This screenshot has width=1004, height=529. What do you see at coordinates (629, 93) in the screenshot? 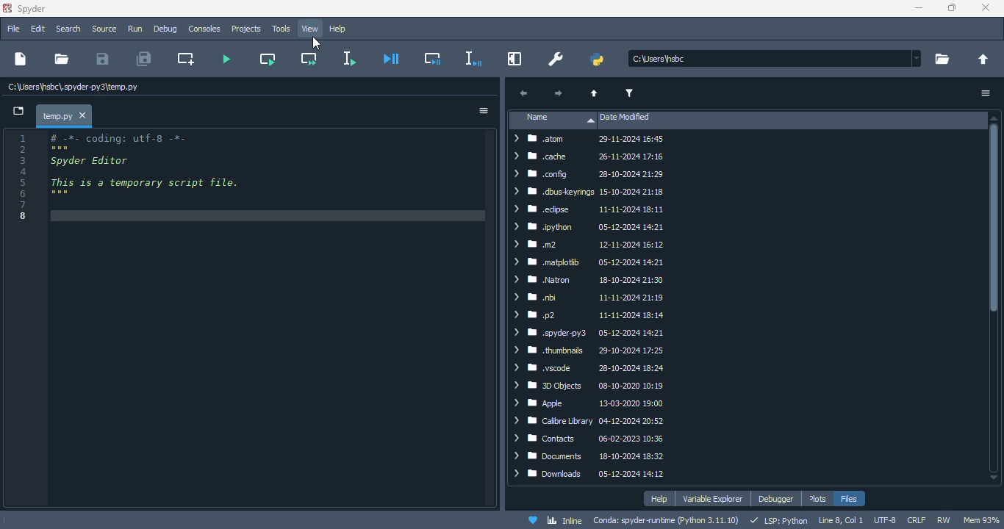
I see `filter` at bounding box center [629, 93].